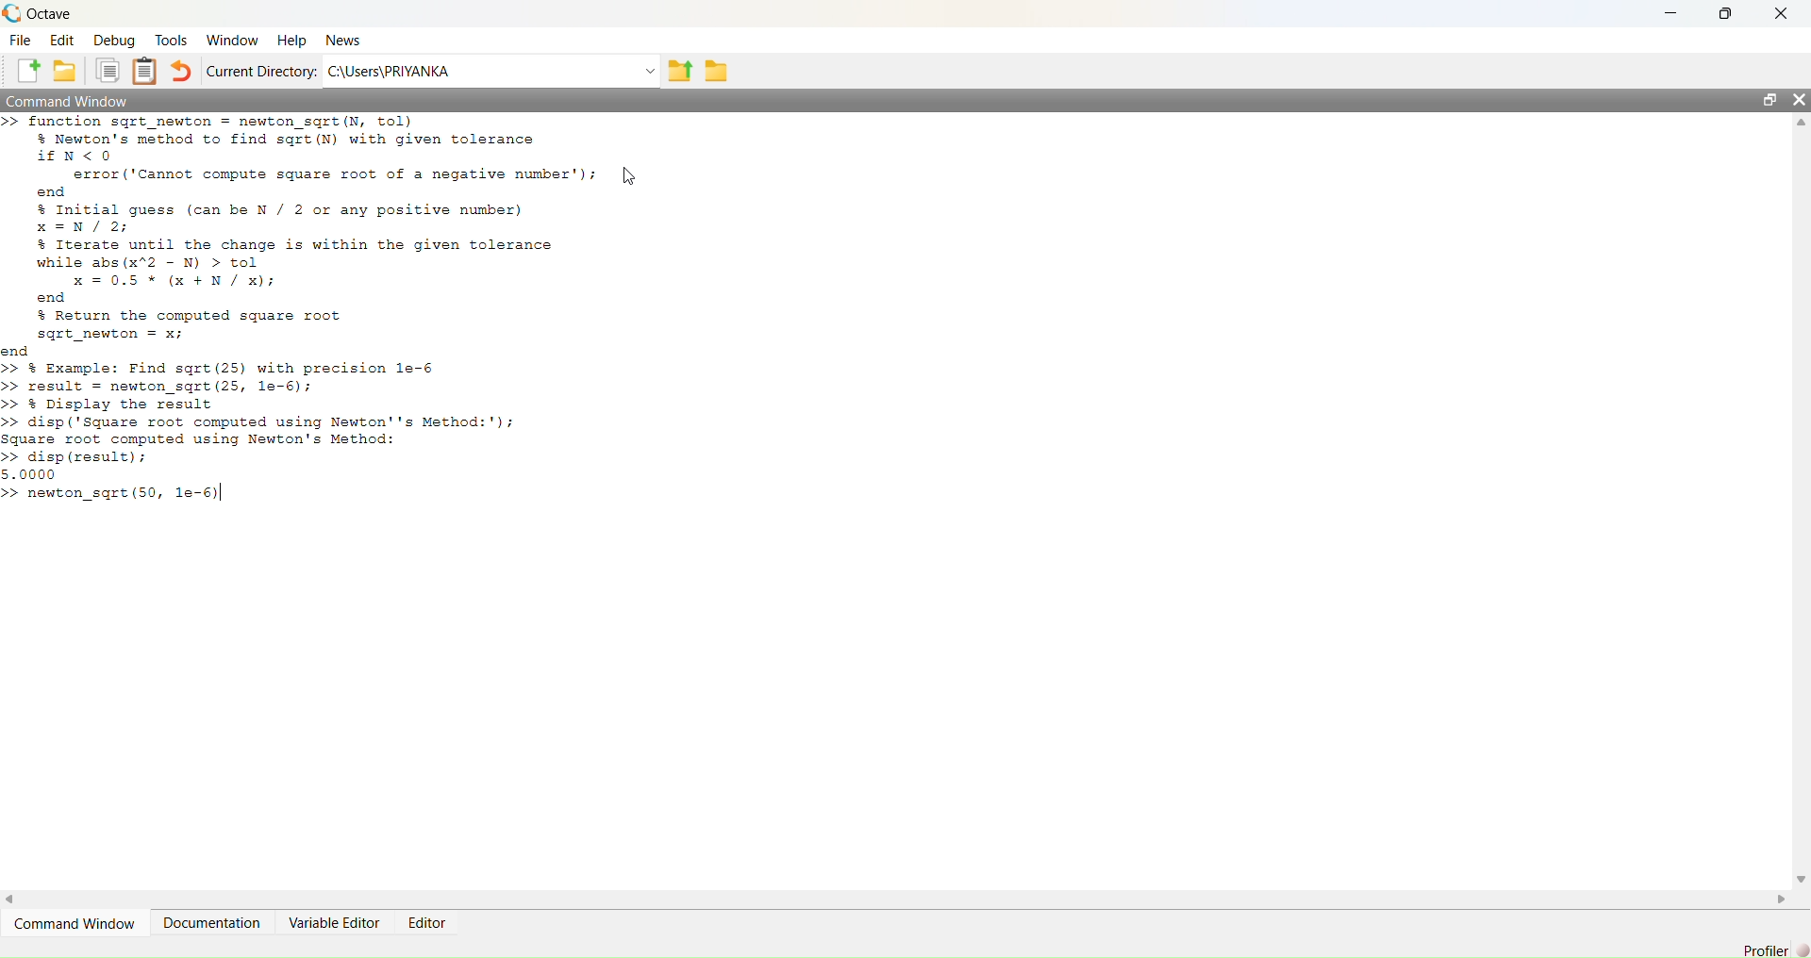 This screenshot has width=1811, height=958. Describe the element at coordinates (646, 70) in the screenshot. I see `Dropdown` at that location.